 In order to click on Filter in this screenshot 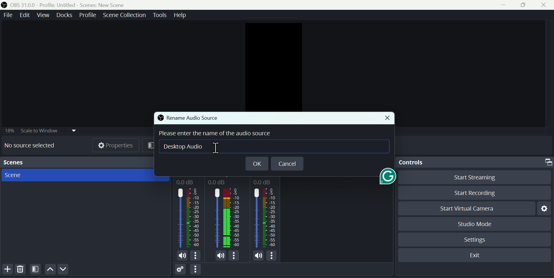, I will do `click(36, 270)`.